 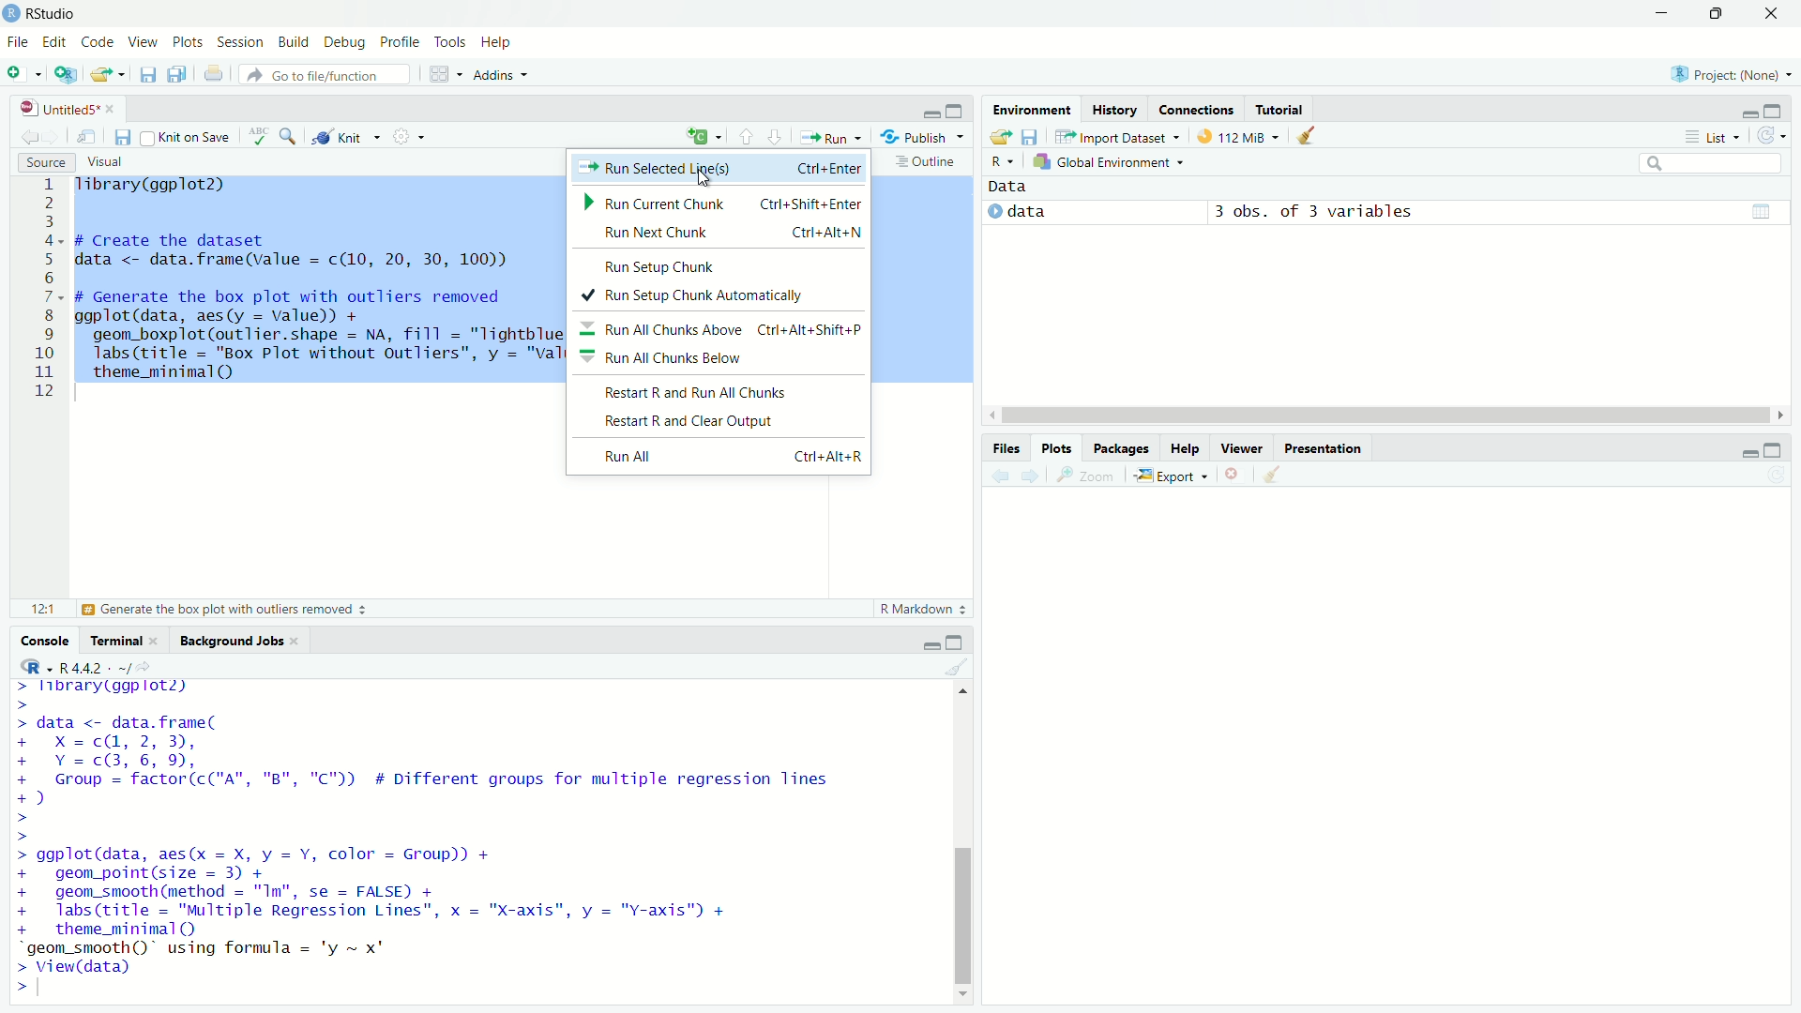 What do you see at coordinates (505, 41) in the screenshot?
I see `Help` at bounding box center [505, 41].